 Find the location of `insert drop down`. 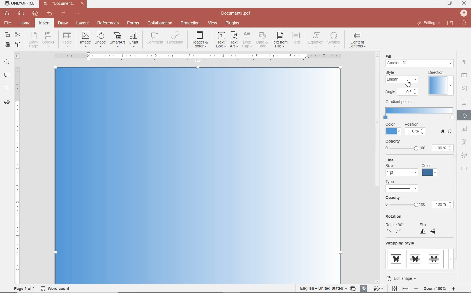

insert drop down is located at coordinates (69, 39).